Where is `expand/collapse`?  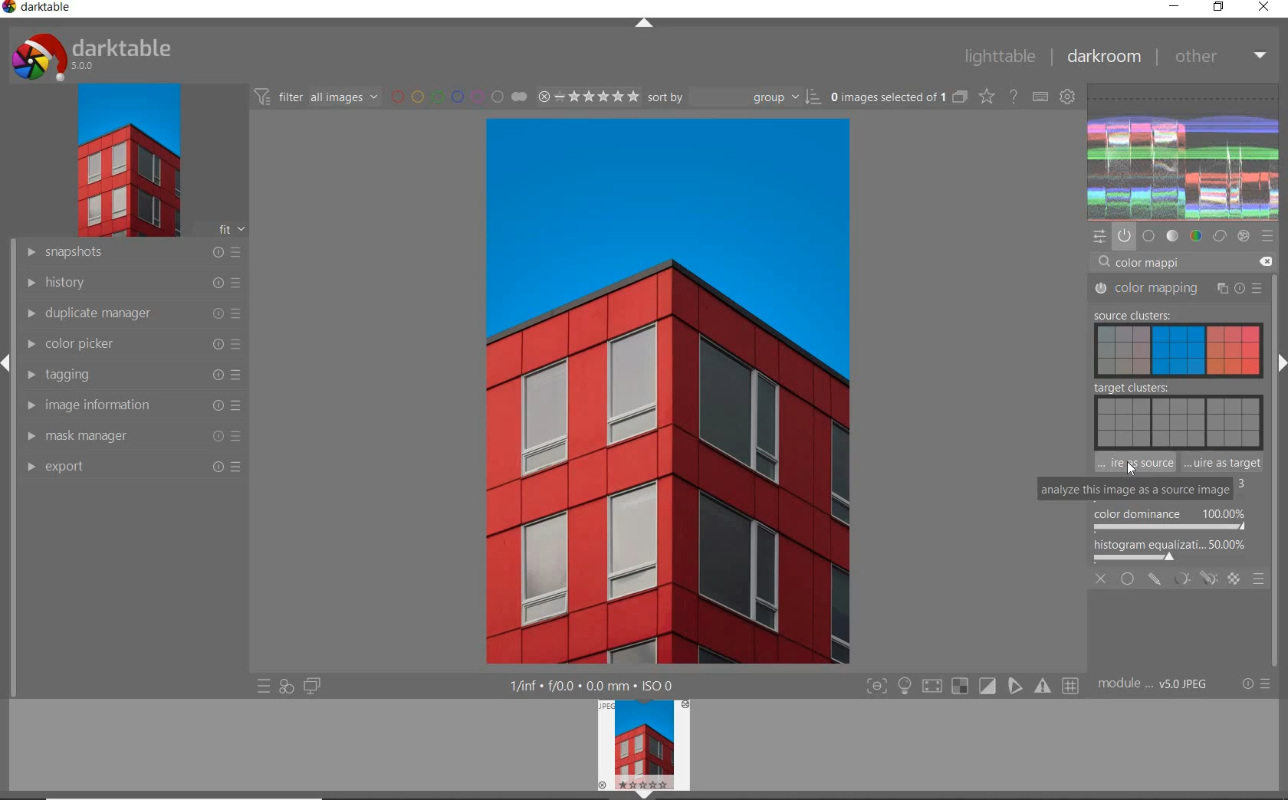
expand/collapse is located at coordinates (643, 22).